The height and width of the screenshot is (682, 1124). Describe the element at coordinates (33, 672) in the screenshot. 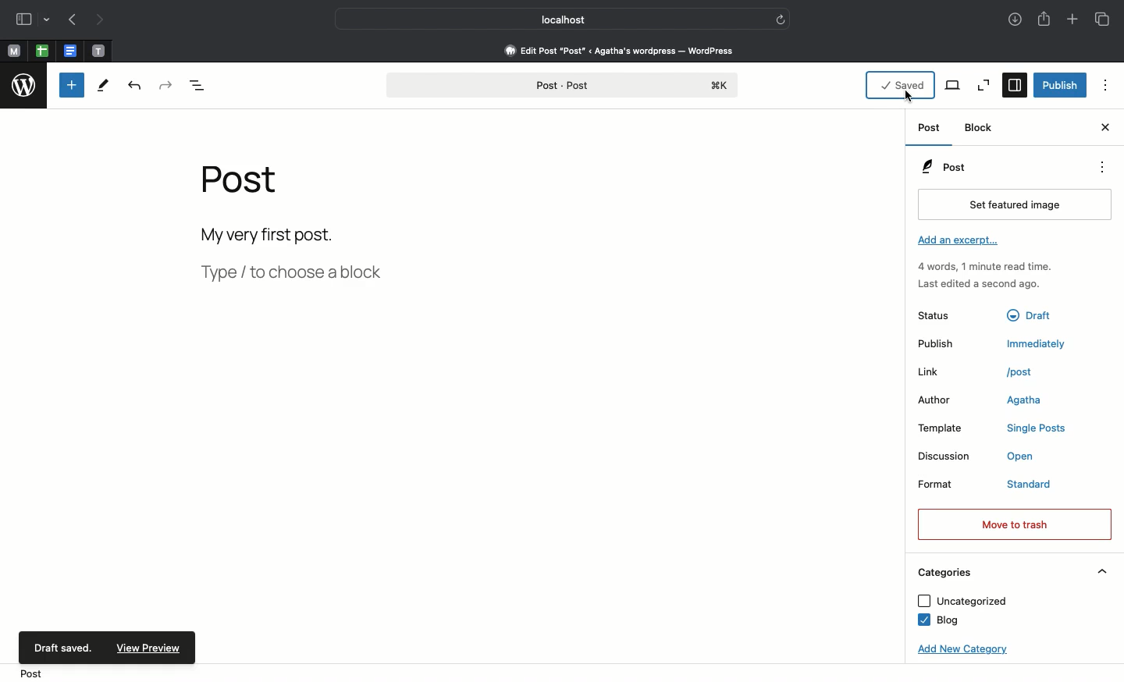

I see `Post` at that location.